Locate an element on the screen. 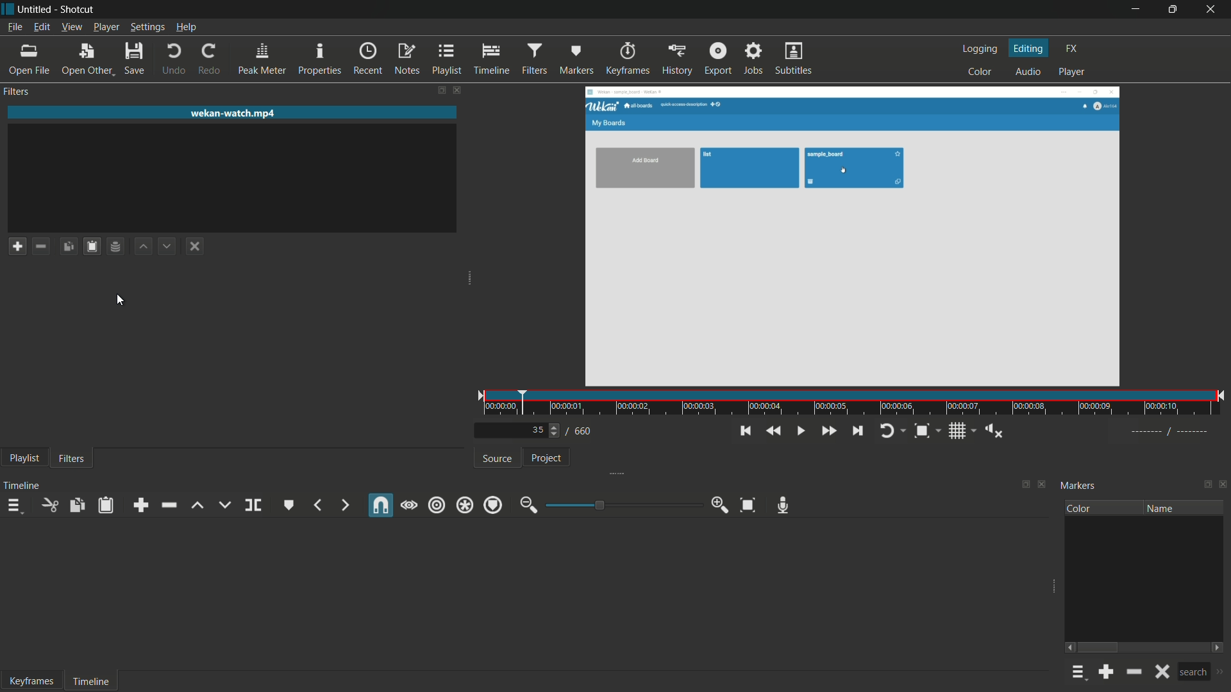  split at playhead is located at coordinates (253, 506).